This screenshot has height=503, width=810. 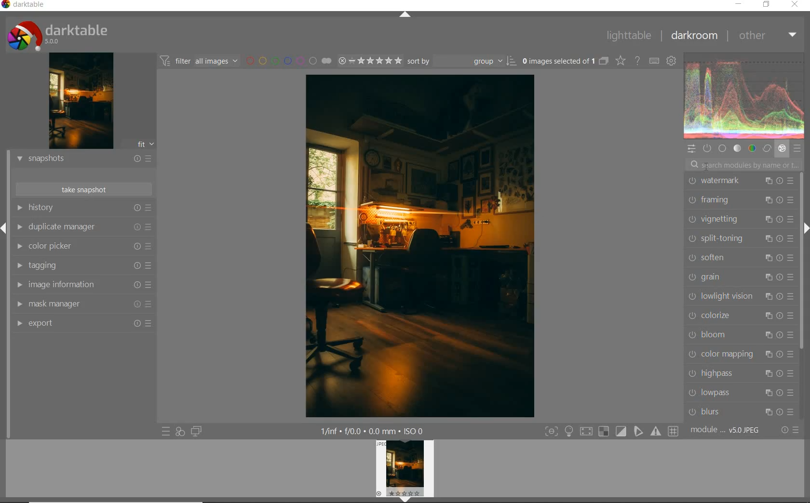 What do you see at coordinates (654, 62) in the screenshot?
I see `set keyboard shortcuts` at bounding box center [654, 62].